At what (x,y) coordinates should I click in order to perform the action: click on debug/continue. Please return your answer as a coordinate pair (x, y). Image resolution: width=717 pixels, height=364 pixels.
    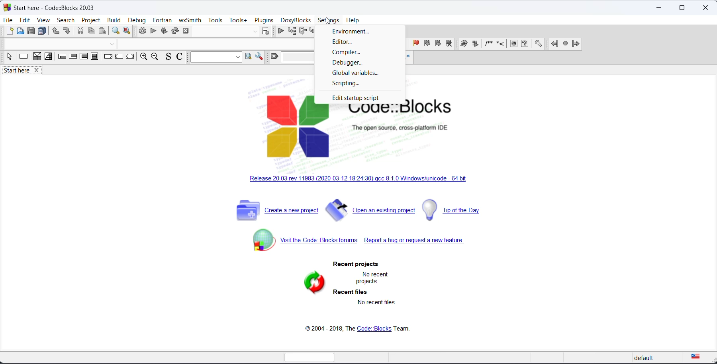
    Looking at the image, I should click on (280, 31).